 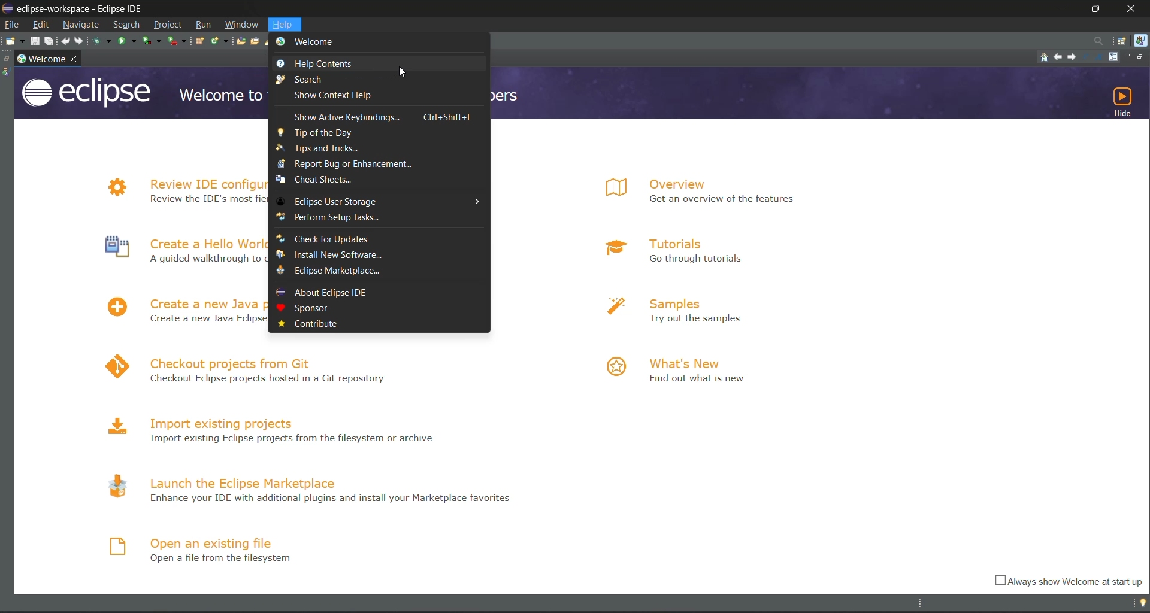 What do you see at coordinates (1068, 579) in the screenshot?
I see `Always show welcome at start up` at bounding box center [1068, 579].